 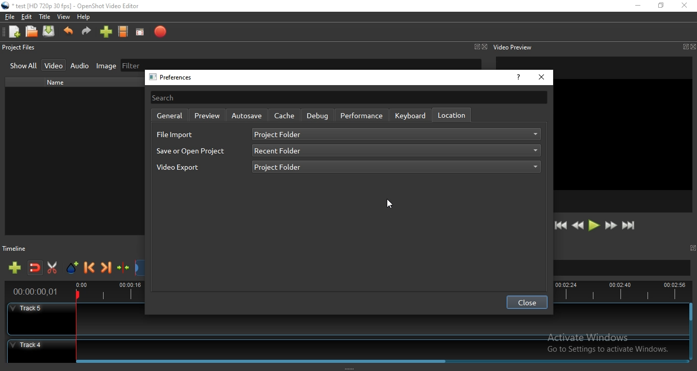 What do you see at coordinates (694, 248) in the screenshot?
I see `window` at bounding box center [694, 248].